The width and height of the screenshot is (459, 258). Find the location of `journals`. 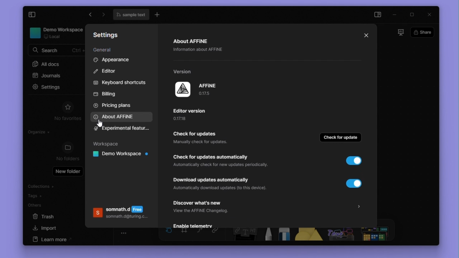

journals is located at coordinates (55, 76).